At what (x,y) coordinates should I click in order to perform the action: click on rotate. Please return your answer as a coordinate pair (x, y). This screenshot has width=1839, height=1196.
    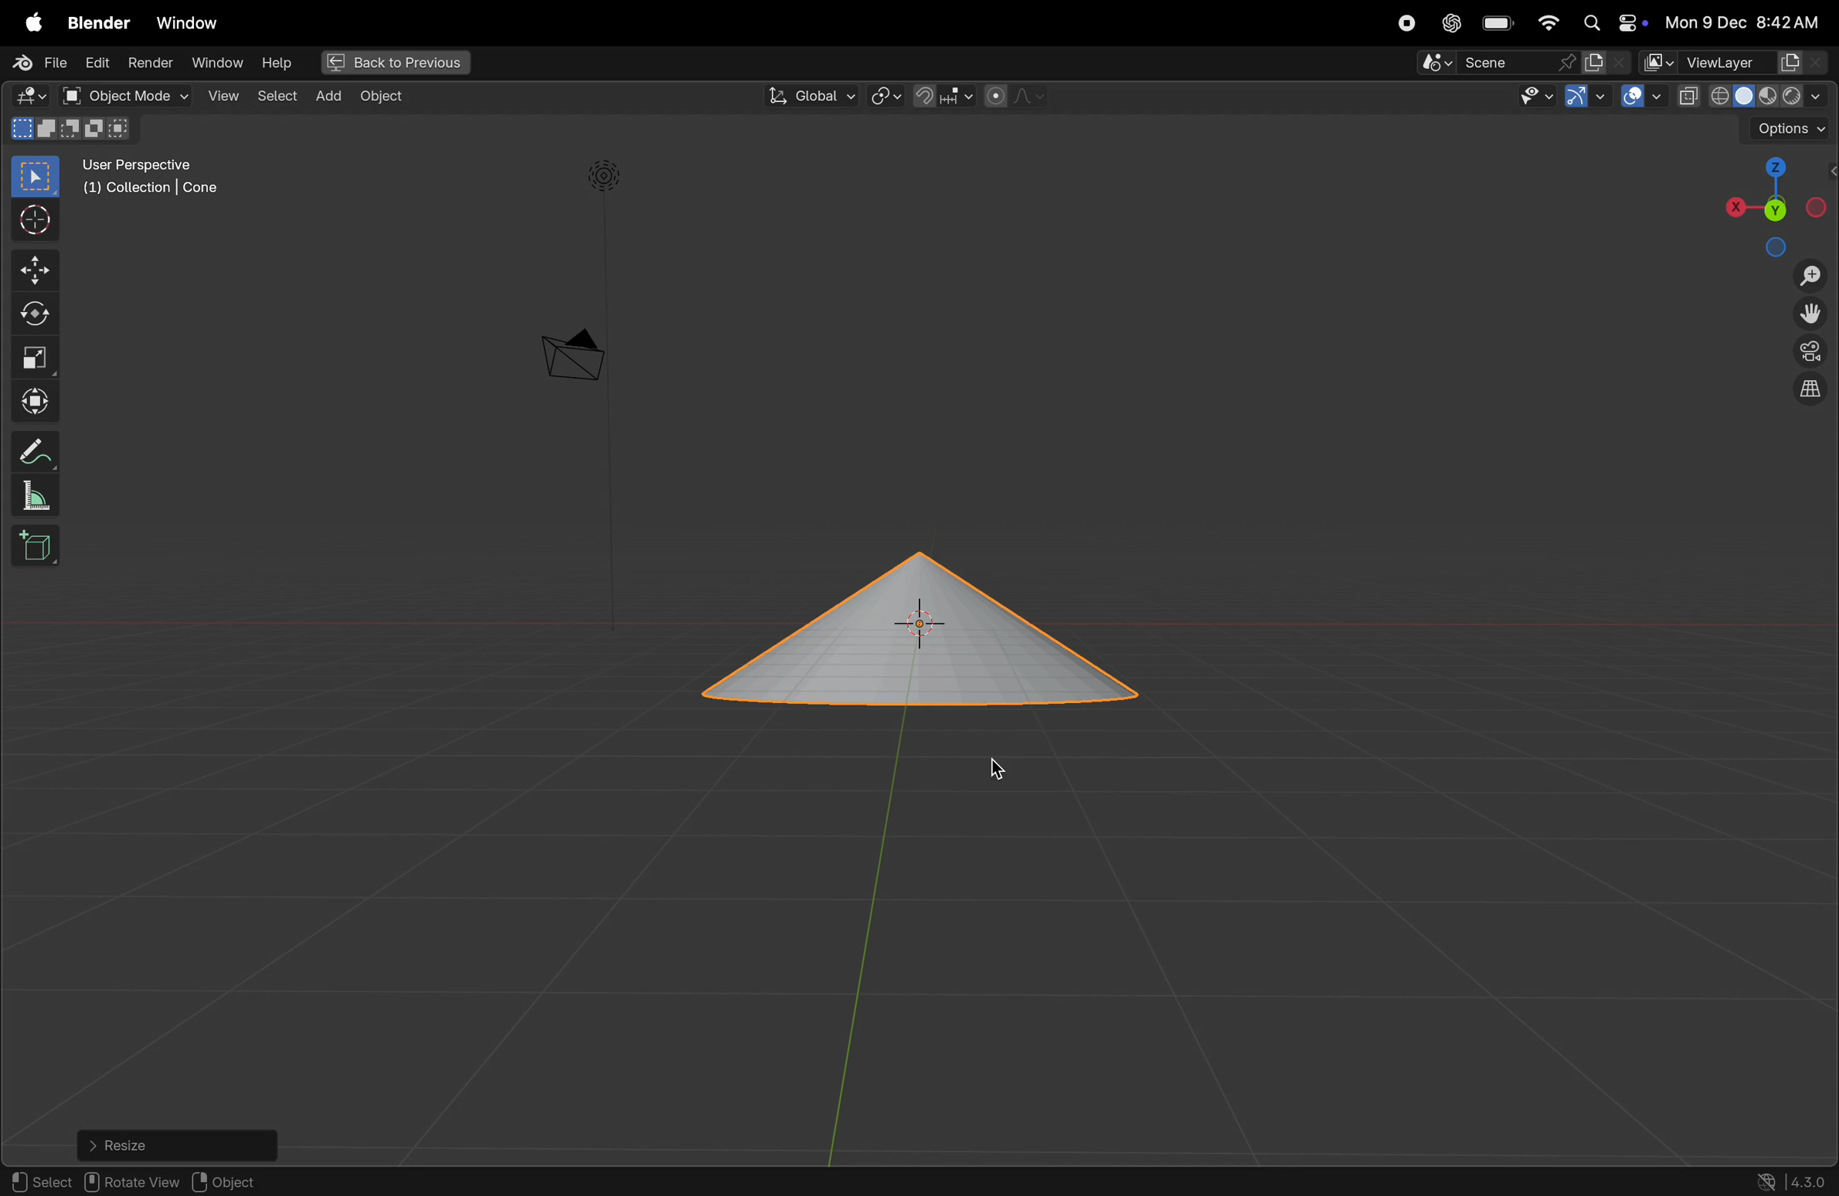
    Looking at the image, I should click on (32, 314).